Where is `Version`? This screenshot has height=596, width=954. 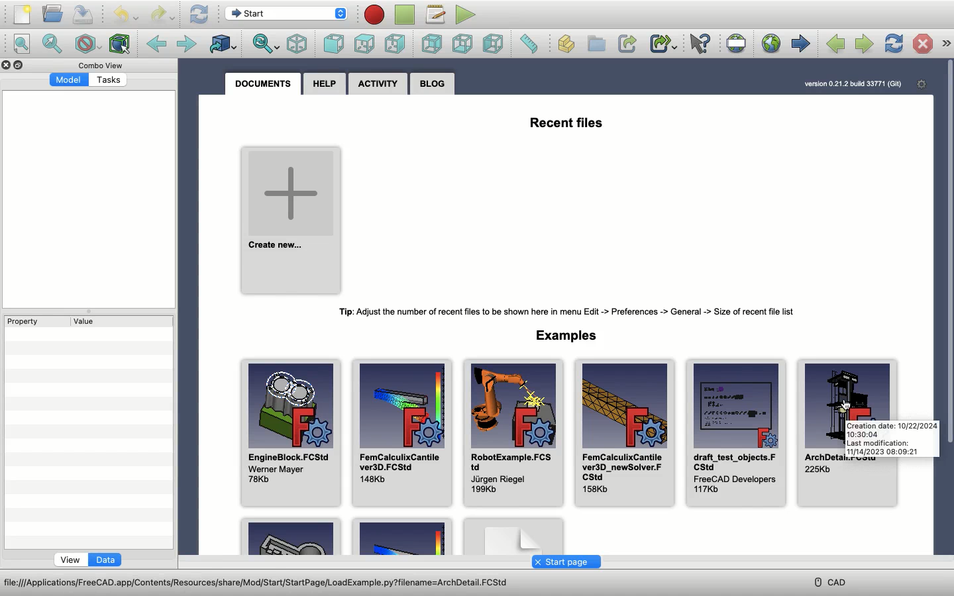
Version is located at coordinates (853, 85).